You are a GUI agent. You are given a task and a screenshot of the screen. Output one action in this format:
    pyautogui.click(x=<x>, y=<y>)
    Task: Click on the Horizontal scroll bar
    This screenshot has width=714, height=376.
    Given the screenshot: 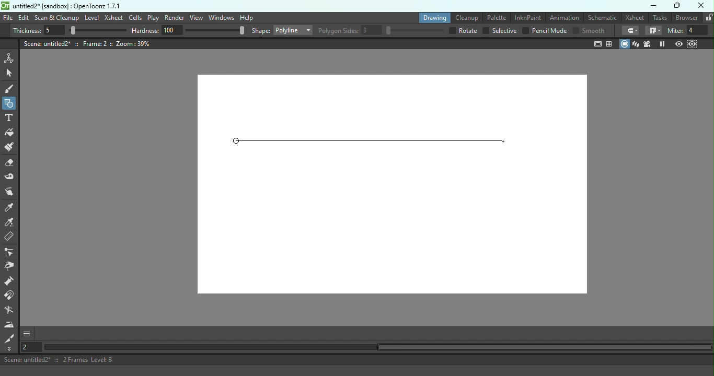 What is the action you would take?
    pyautogui.click(x=377, y=347)
    